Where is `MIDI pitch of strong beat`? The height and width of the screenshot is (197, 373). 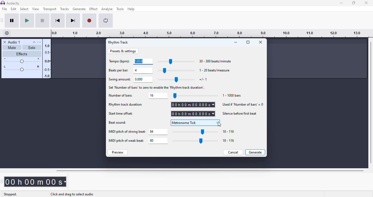 MIDI pitch of strong beat is located at coordinates (127, 132).